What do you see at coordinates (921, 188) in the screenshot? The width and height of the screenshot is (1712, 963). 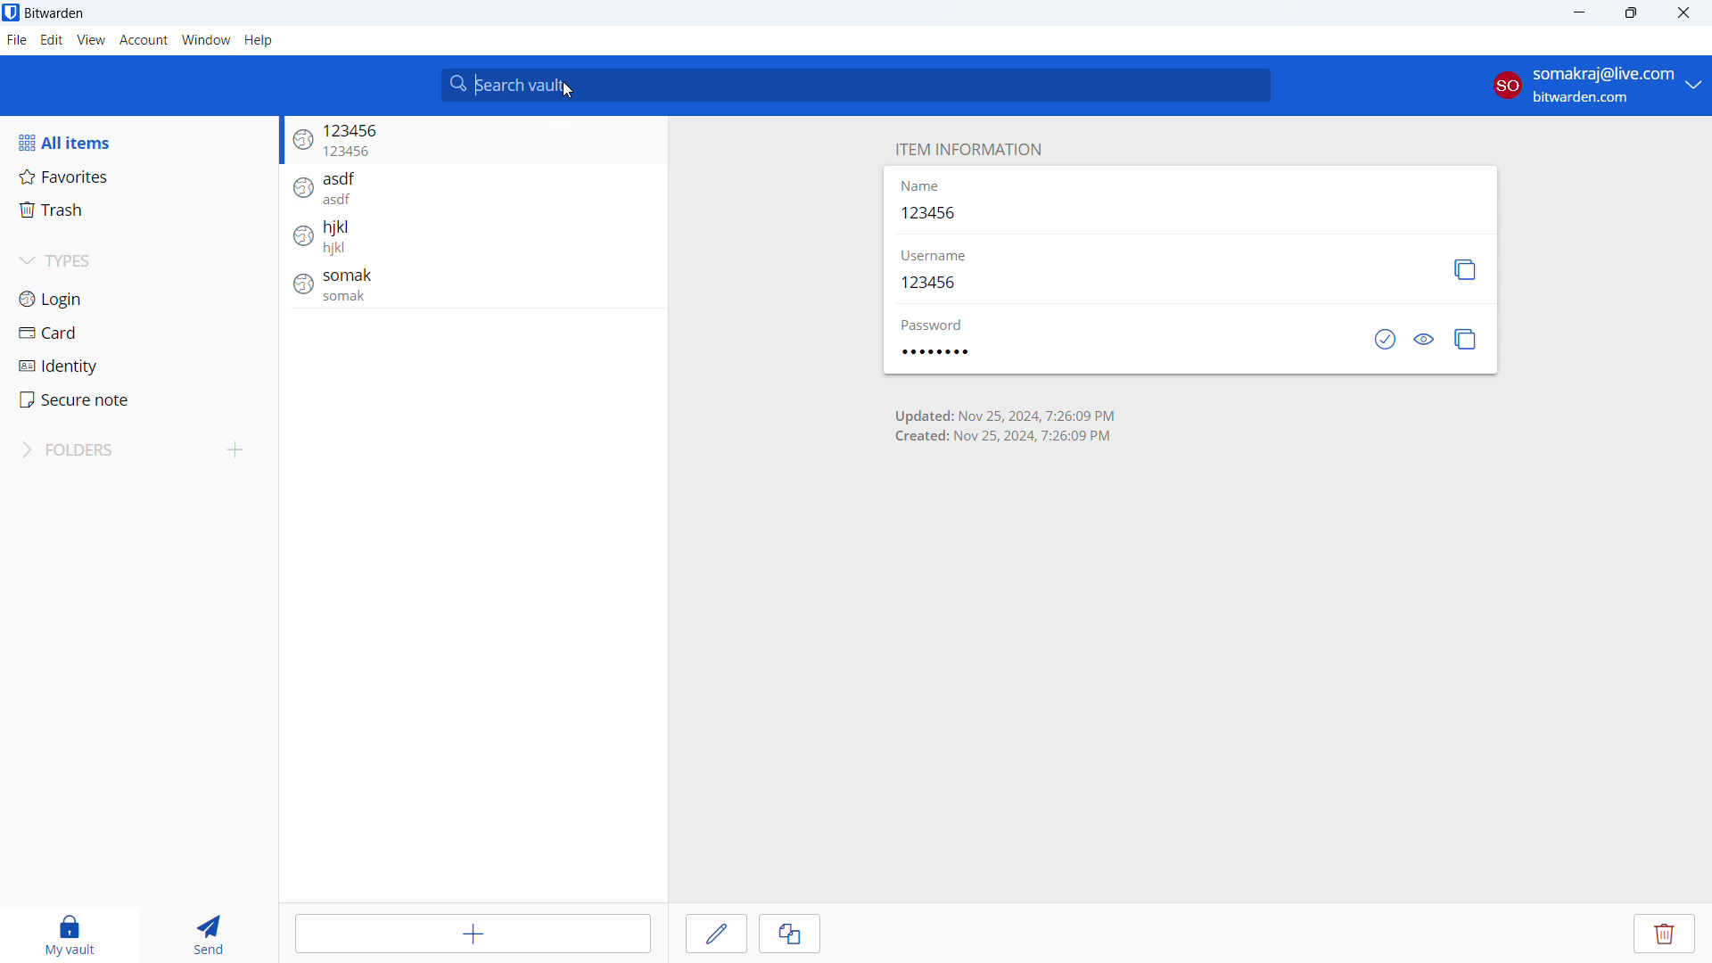 I see `name` at bounding box center [921, 188].